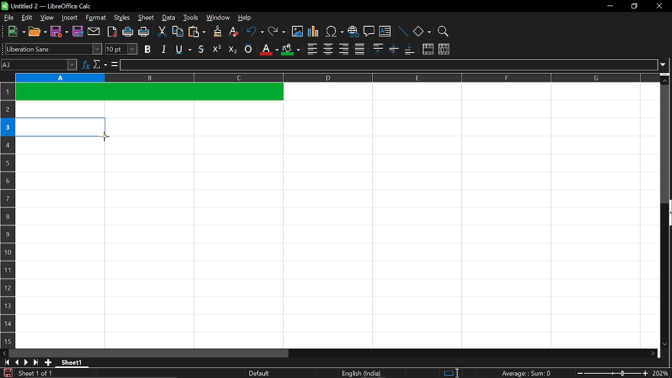  What do you see at coordinates (178, 31) in the screenshot?
I see `copy` at bounding box center [178, 31].